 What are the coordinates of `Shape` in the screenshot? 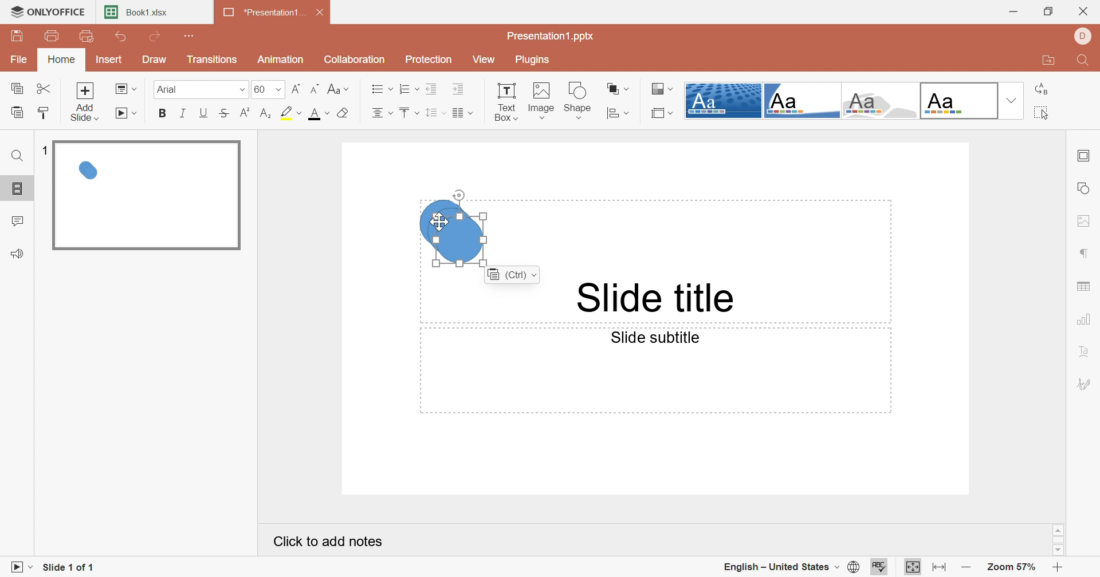 It's located at (578, 100).